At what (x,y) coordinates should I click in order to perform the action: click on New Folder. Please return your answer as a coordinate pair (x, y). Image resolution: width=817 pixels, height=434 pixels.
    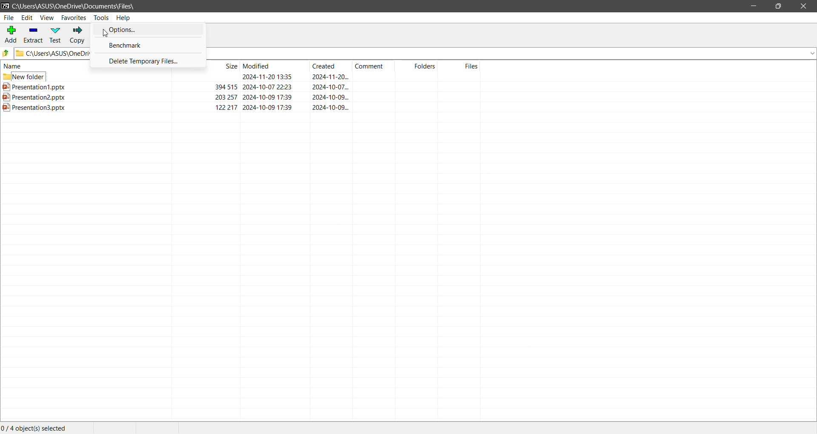
    Looking at the image, I should click on (243, 76).